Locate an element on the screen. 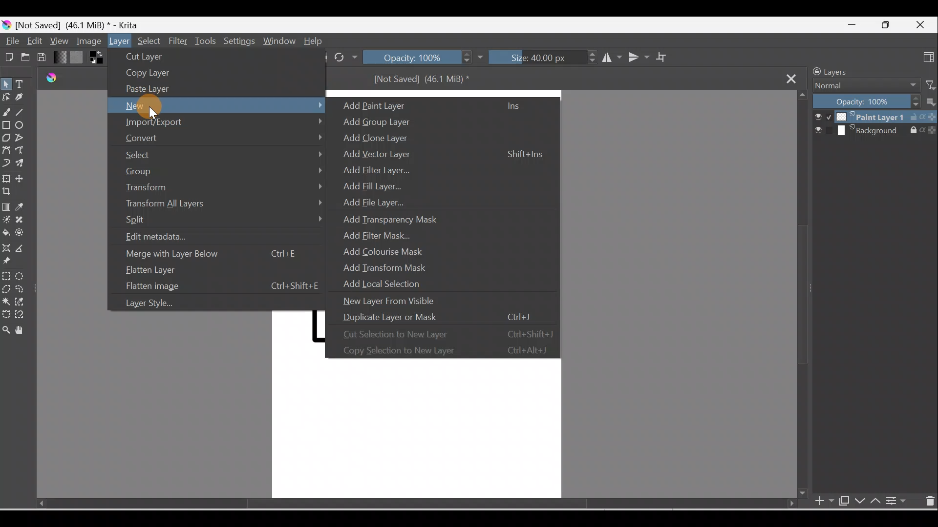 The width and height of the screenshot is (938, 527). Cut selection to new layer  Ctrl+Shift+J is located at coordinates (444, 332).